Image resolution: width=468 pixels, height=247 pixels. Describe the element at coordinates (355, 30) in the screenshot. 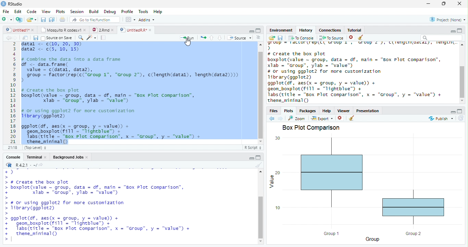

I see `Tutorial` at that location.